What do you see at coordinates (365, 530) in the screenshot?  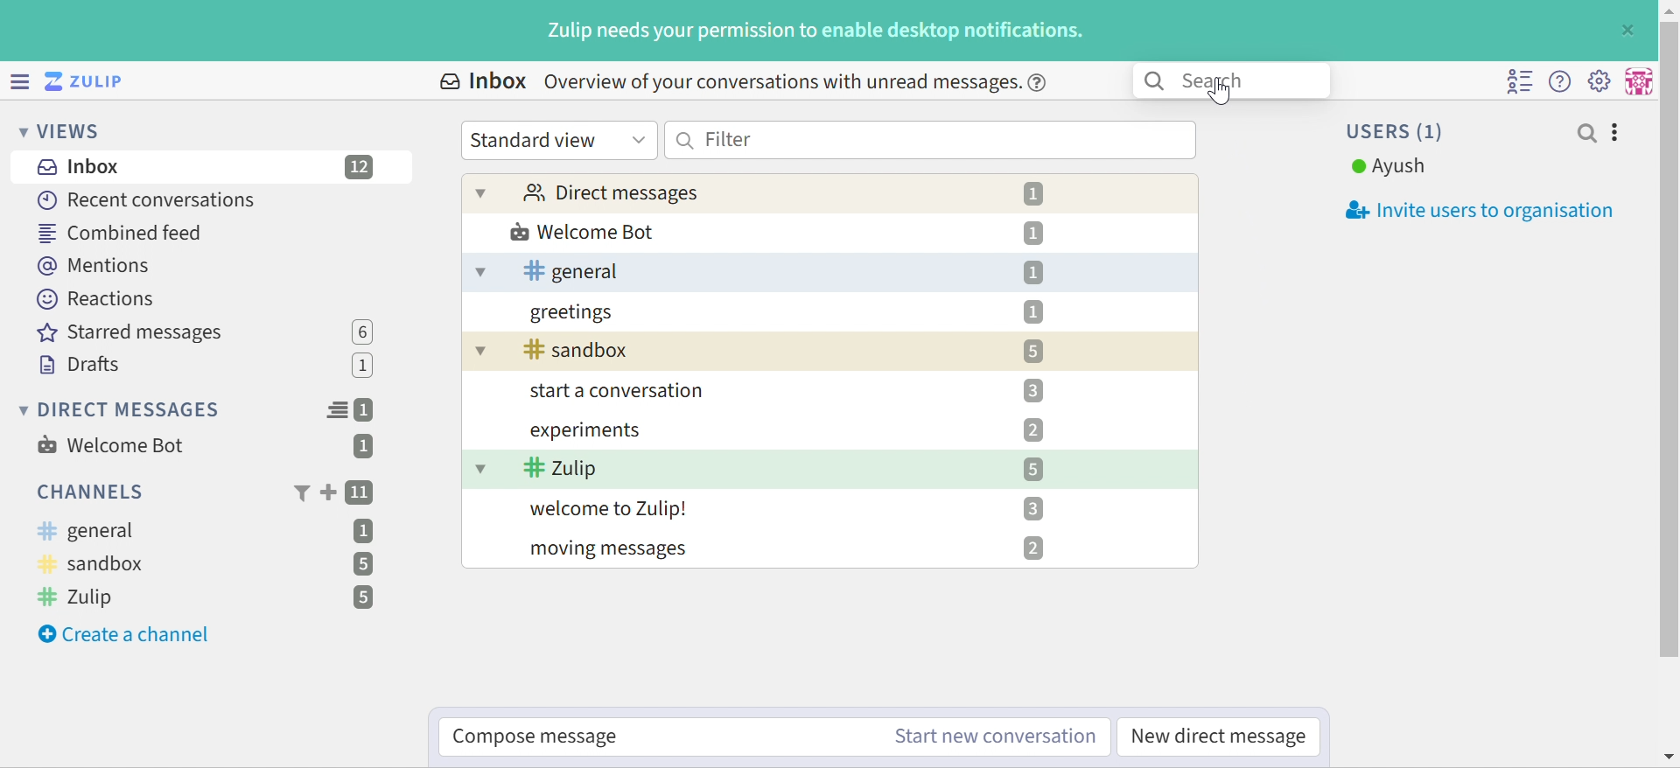 I see `1` at bounding box center [365, 530].